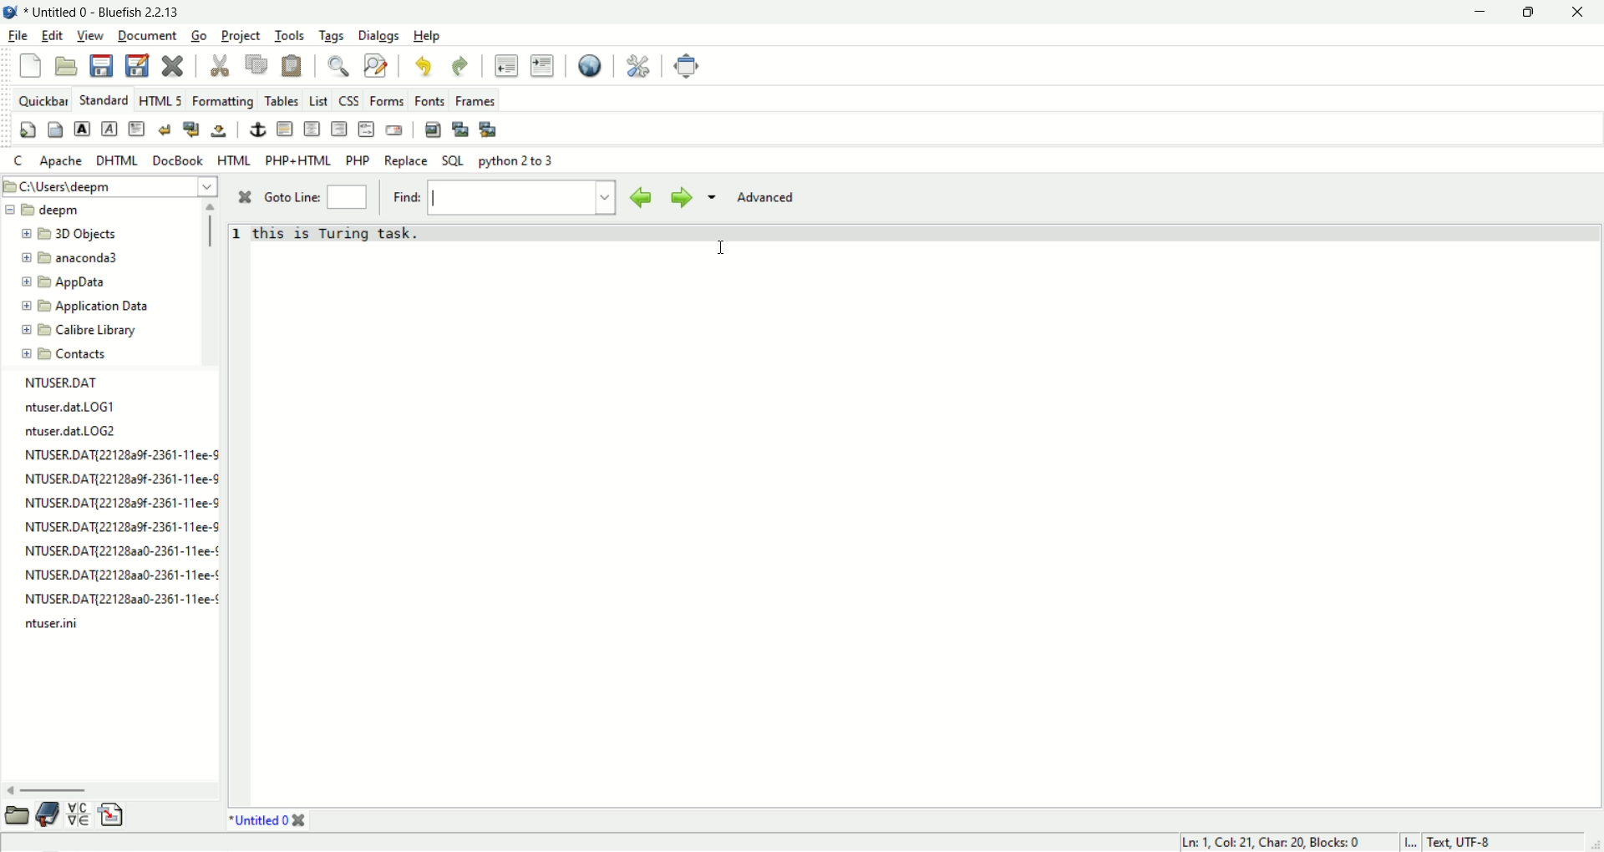 The height and width of the screenshot is (852, 1604). Describe the element at coordinates (113, 10) in the screenshot. I see `* Untitled 0 - Bluefish 2.2.13` at that location.